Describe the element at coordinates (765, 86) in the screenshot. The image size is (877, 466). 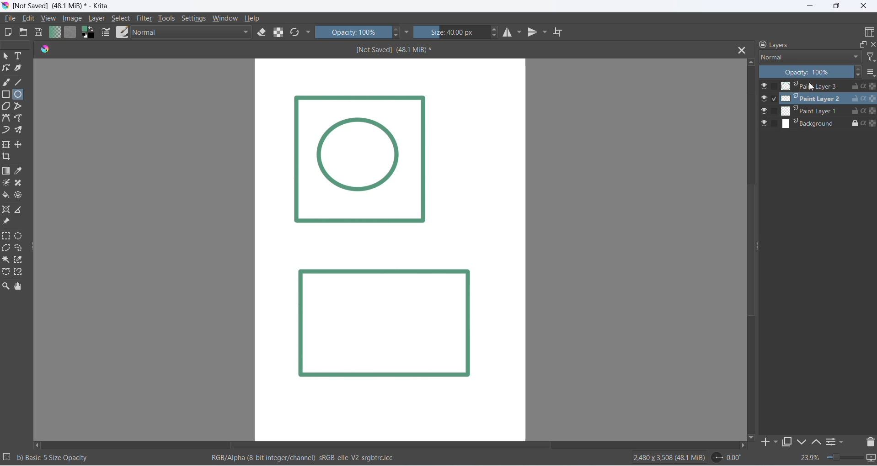
I see `visibility` at that location.